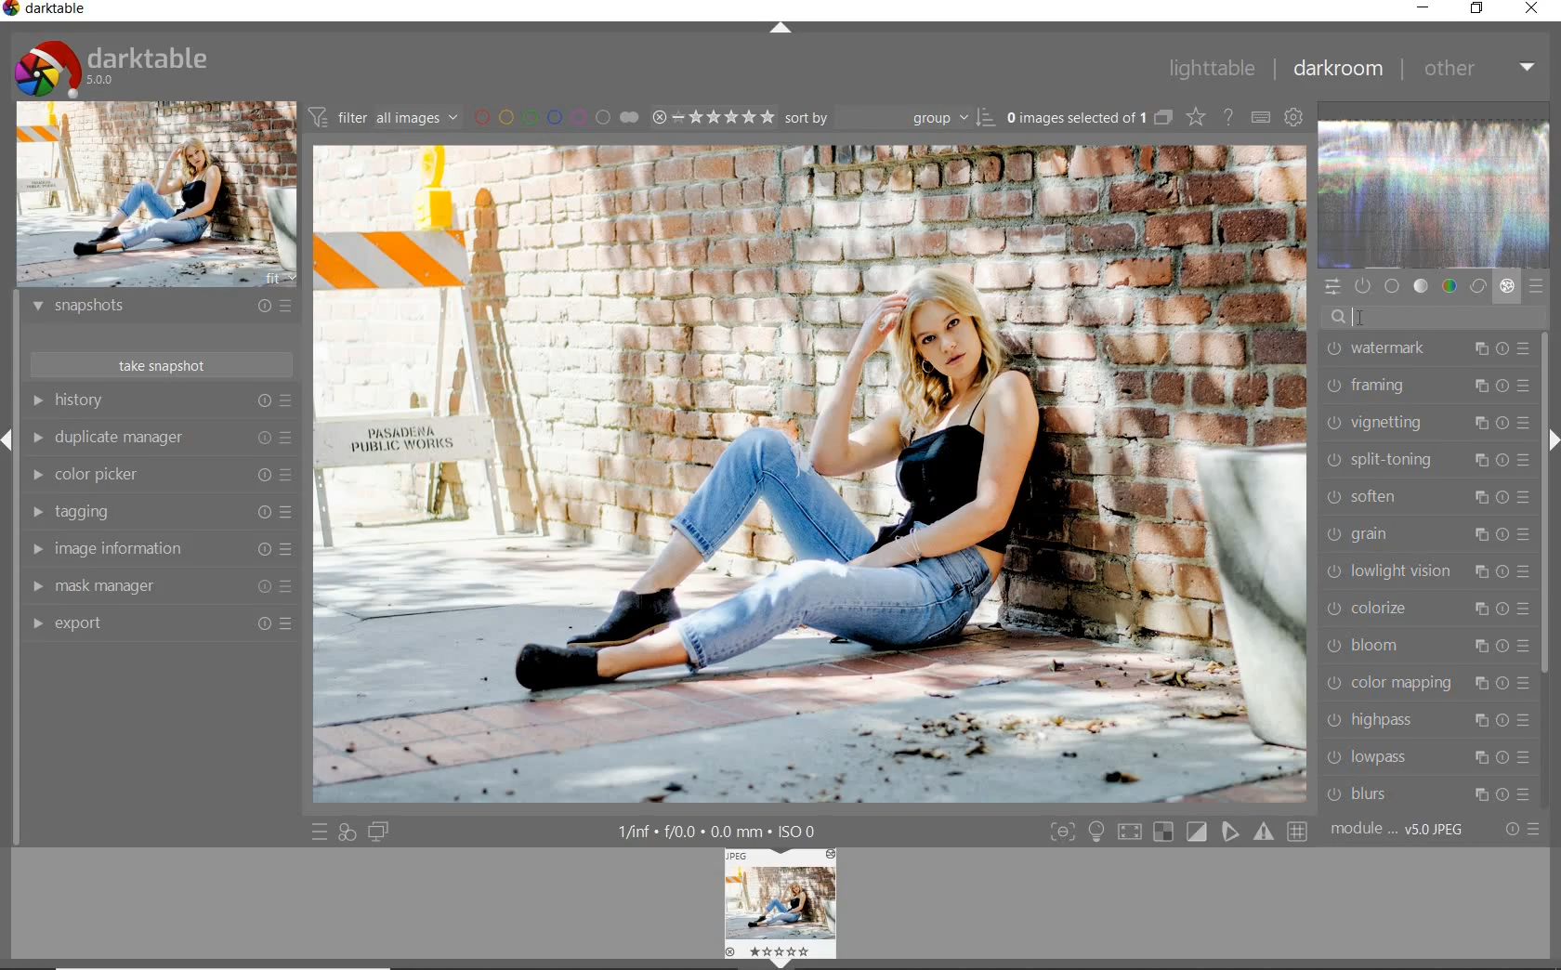  What do you see at coordinates (1424, 611) in the screenshot?
I see `colorize` at bounding box center [1424, 611].